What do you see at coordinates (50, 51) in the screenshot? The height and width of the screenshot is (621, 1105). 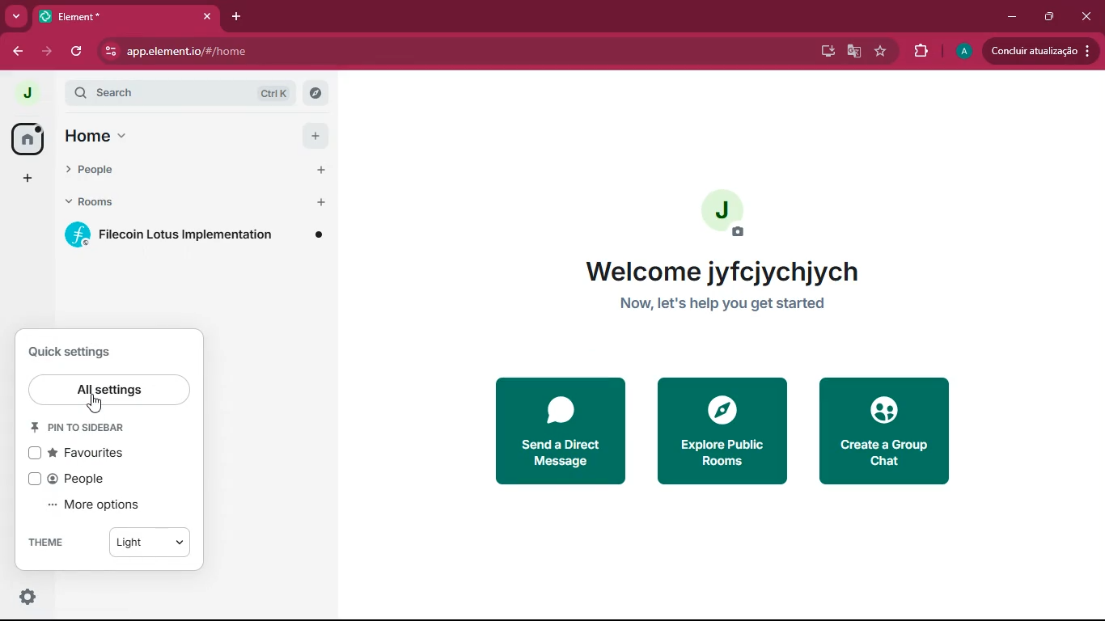 I see `forward` at bounding box center [50, 51].